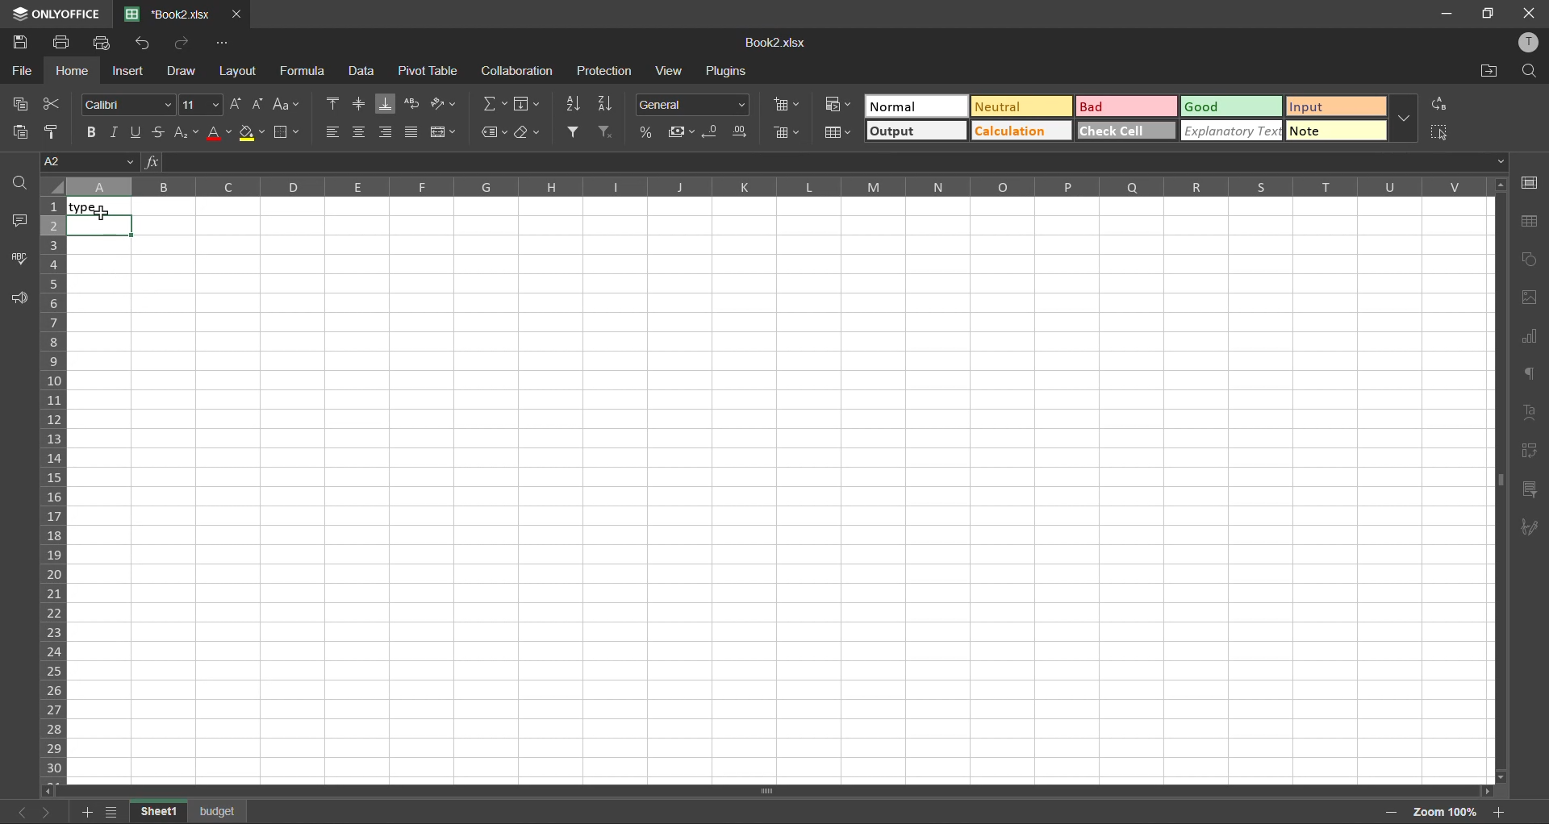  Describe the element at coordinates (219, 135) in the screenshot. I see `font color` at that location.